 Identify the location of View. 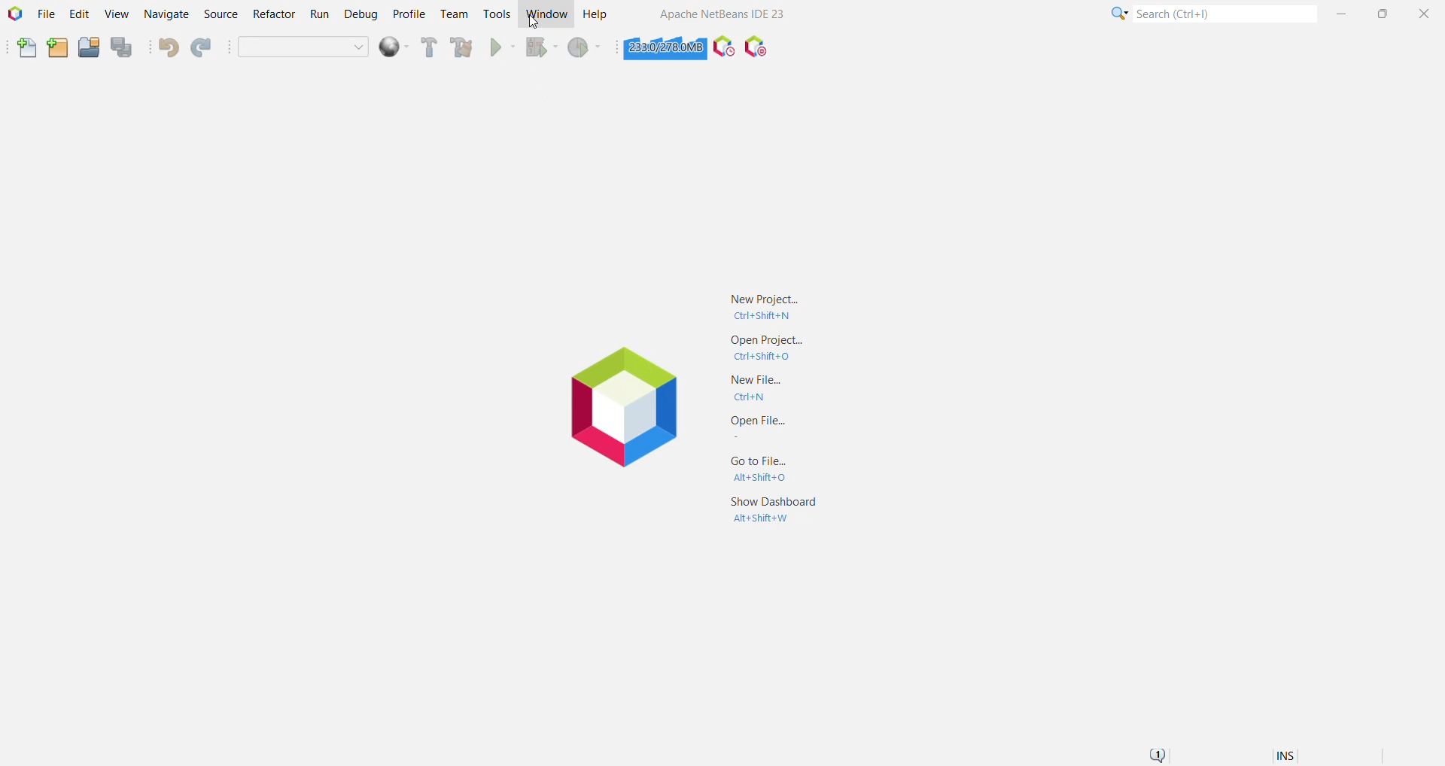
(117, 15).